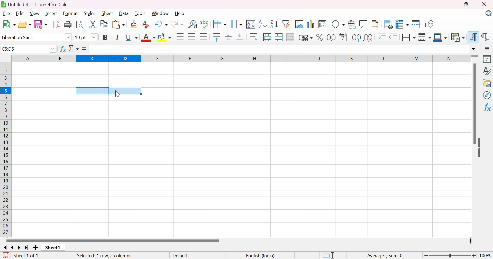 Image resolution: width=493 pixels, height=259 pixels. What do you see at coordinates (280, 37) in the screenshot?
I see `Merge Cells` at bounding box center [280, 37].